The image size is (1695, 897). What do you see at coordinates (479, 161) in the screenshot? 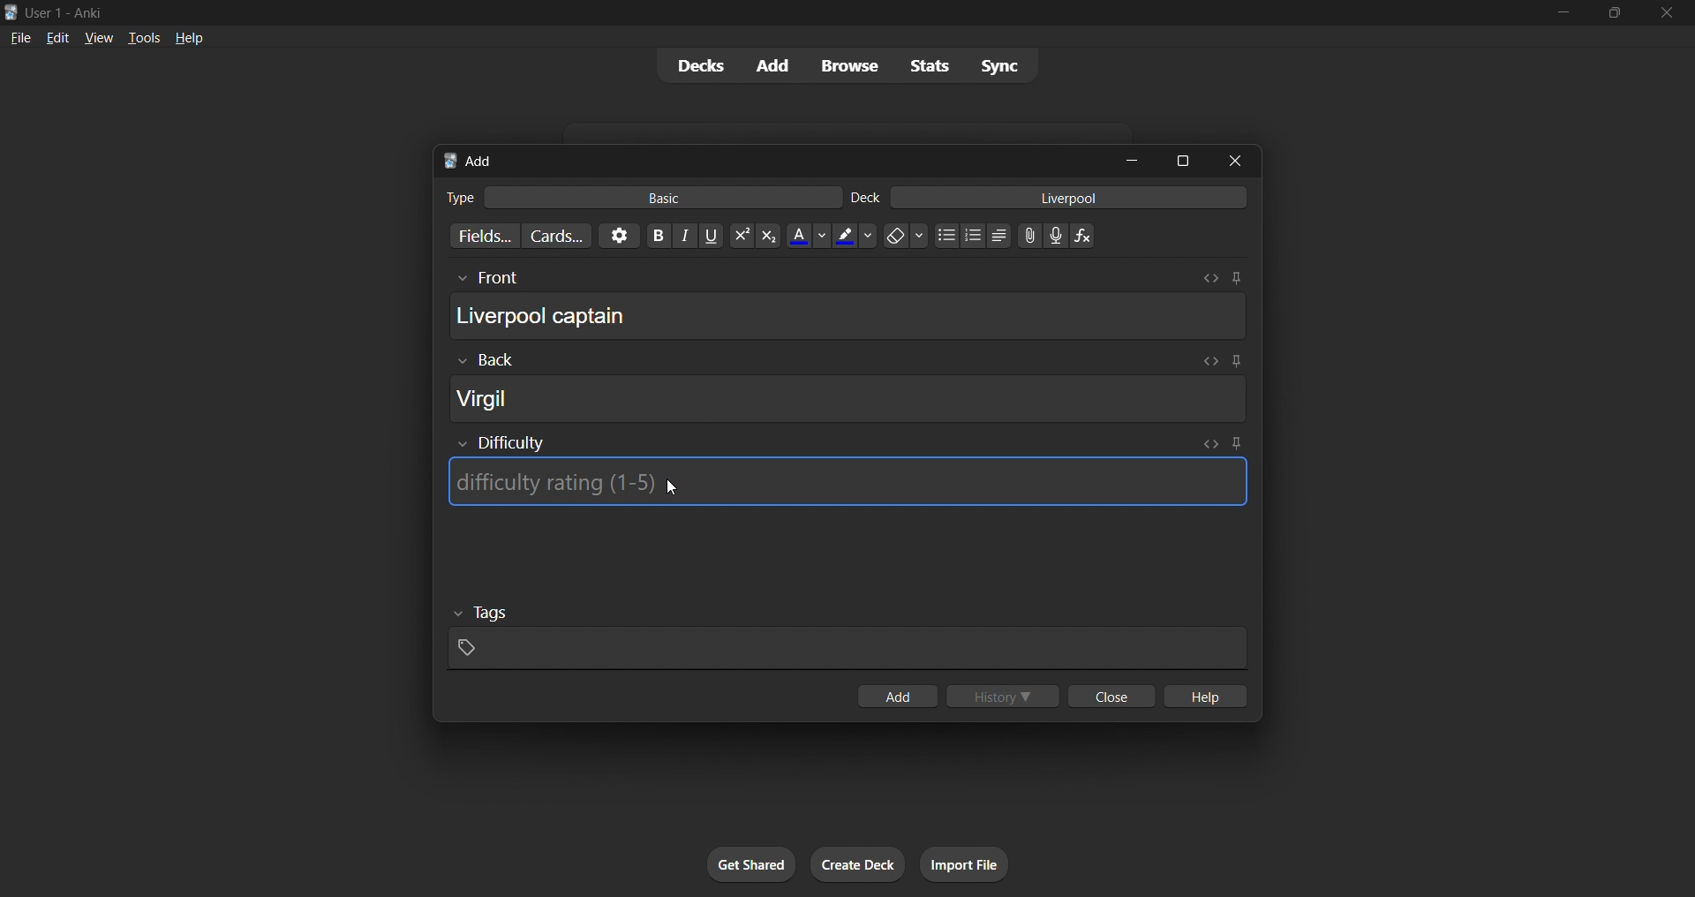
I see `add title bar` at bounding box center [479, 161].